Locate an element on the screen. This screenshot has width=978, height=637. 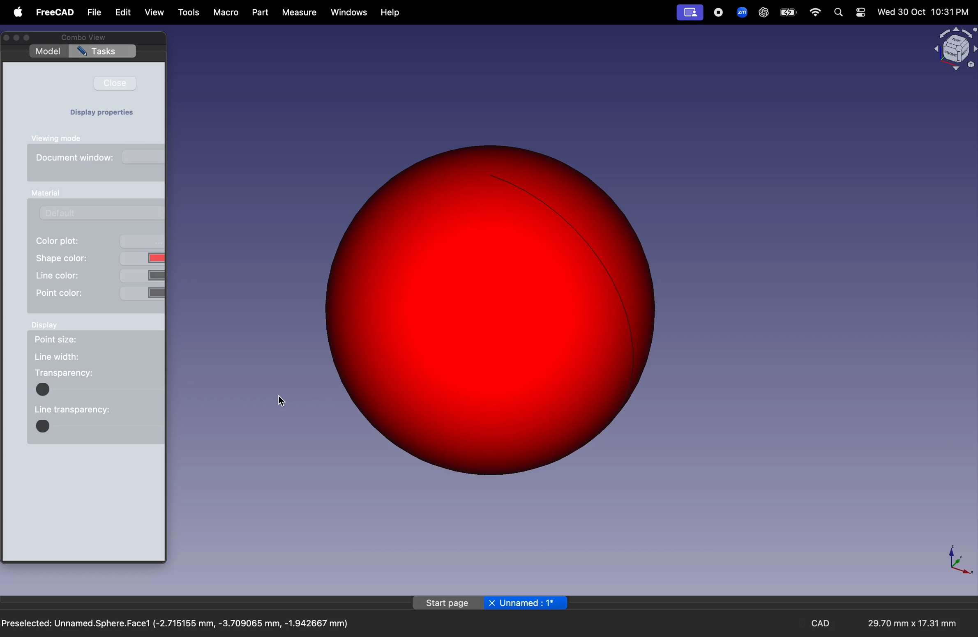
edit is located at coordinates (121, 12).